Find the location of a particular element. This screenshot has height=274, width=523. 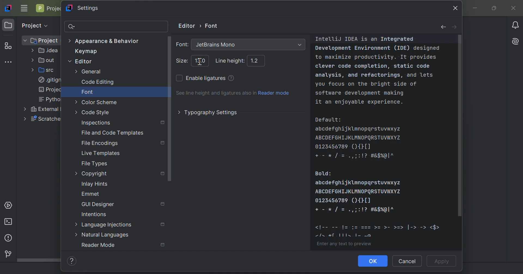

Color scheme is located at coordinates (96, 102).